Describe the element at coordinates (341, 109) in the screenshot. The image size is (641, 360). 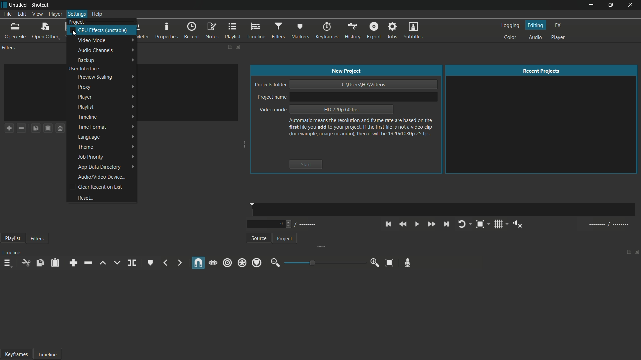
I see `hd 720p 60 fps` at that location.